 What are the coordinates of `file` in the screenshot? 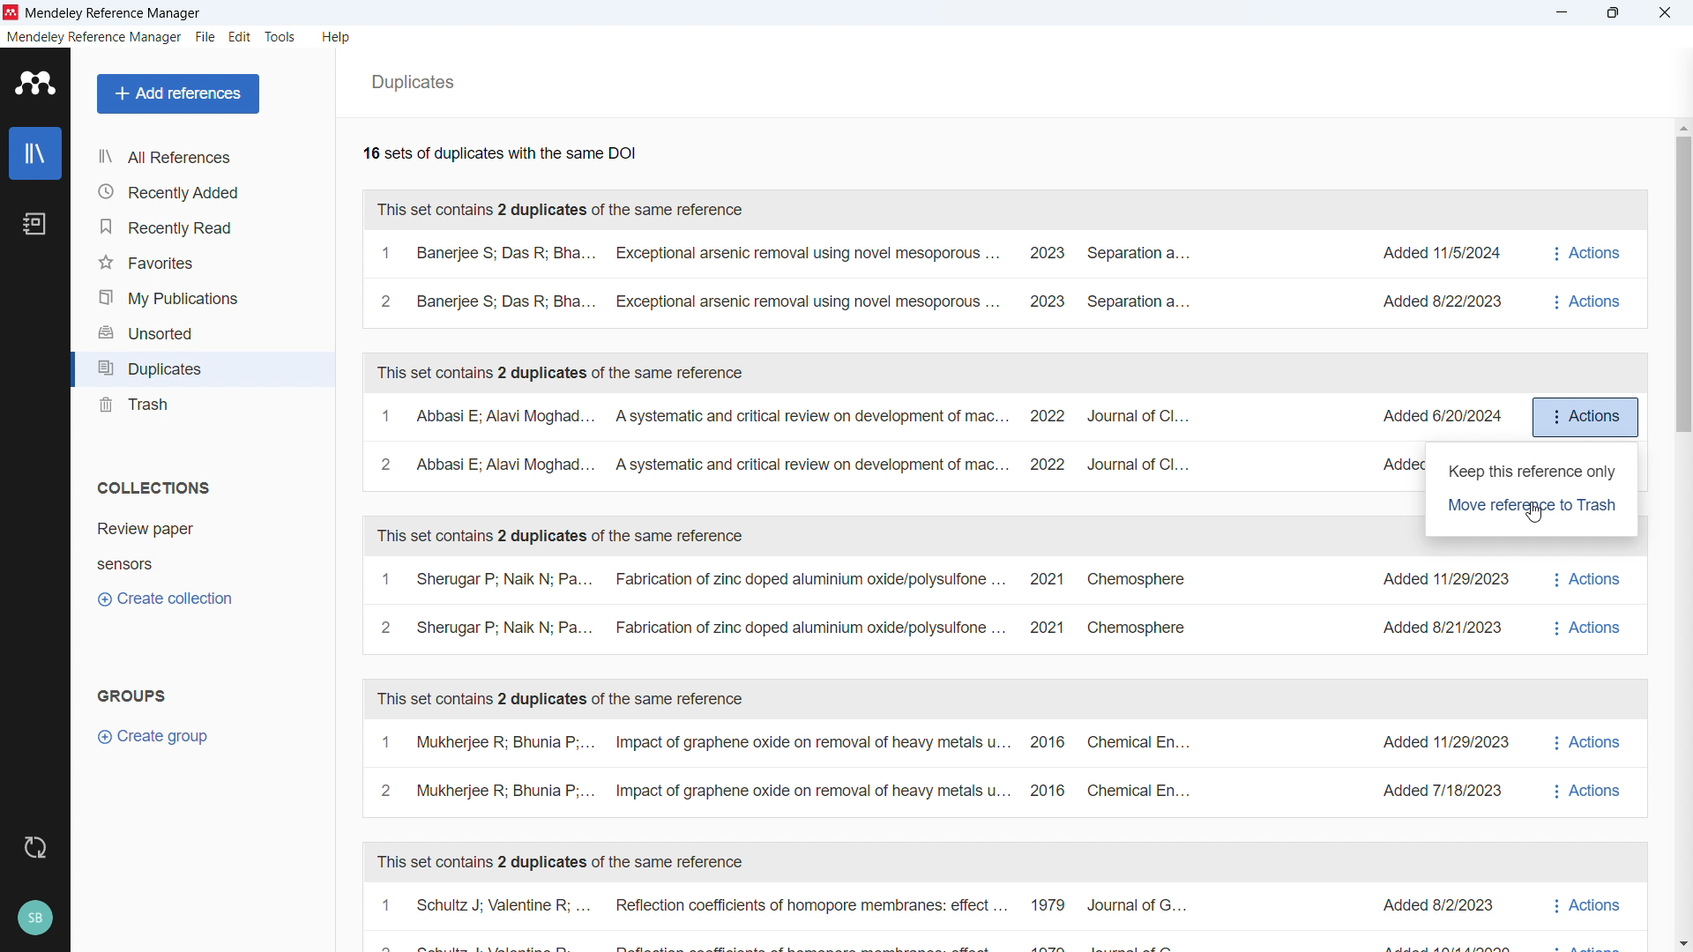 It's located at (205, 37).